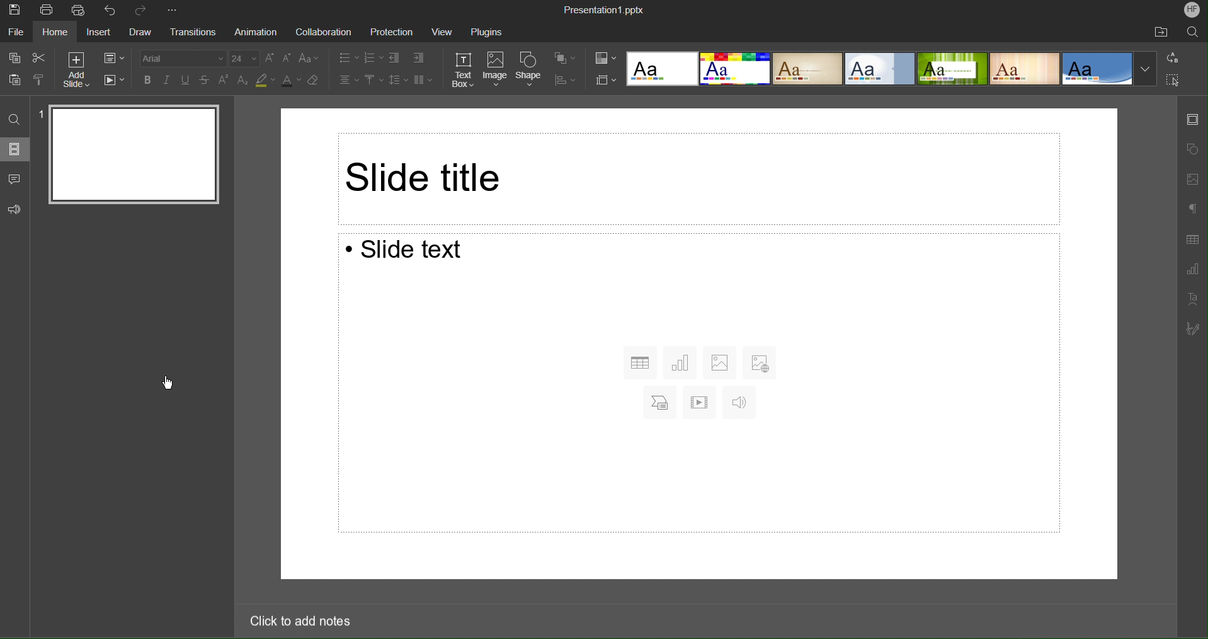 This screenshot has width=1208, height=639. What do you see at coordinates (57, 32) in the screenshot?
I see `Home` at bounding box center [57, 32].